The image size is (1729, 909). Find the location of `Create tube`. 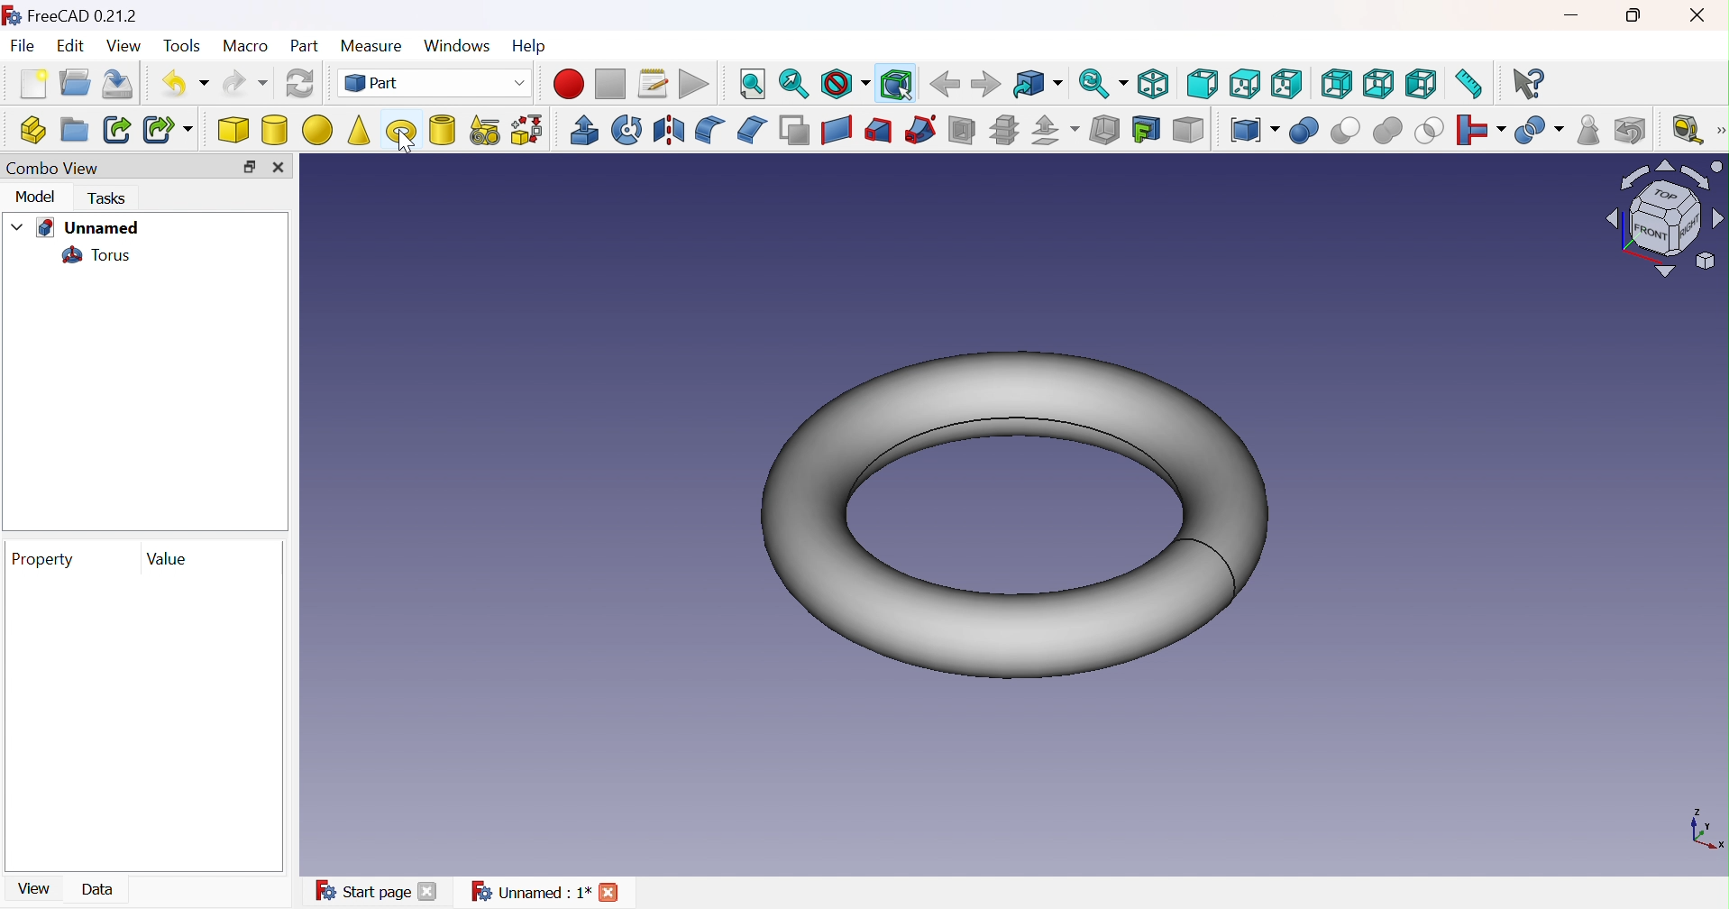

Create tube is located at coordinates (446, 132).